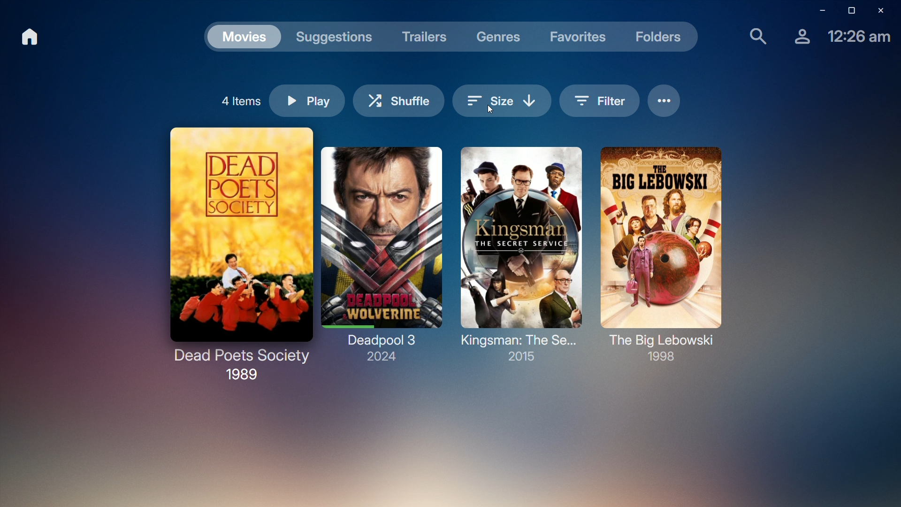 This screenshot has height=507, width=901. I want to click on cursor, so click(491, 112).